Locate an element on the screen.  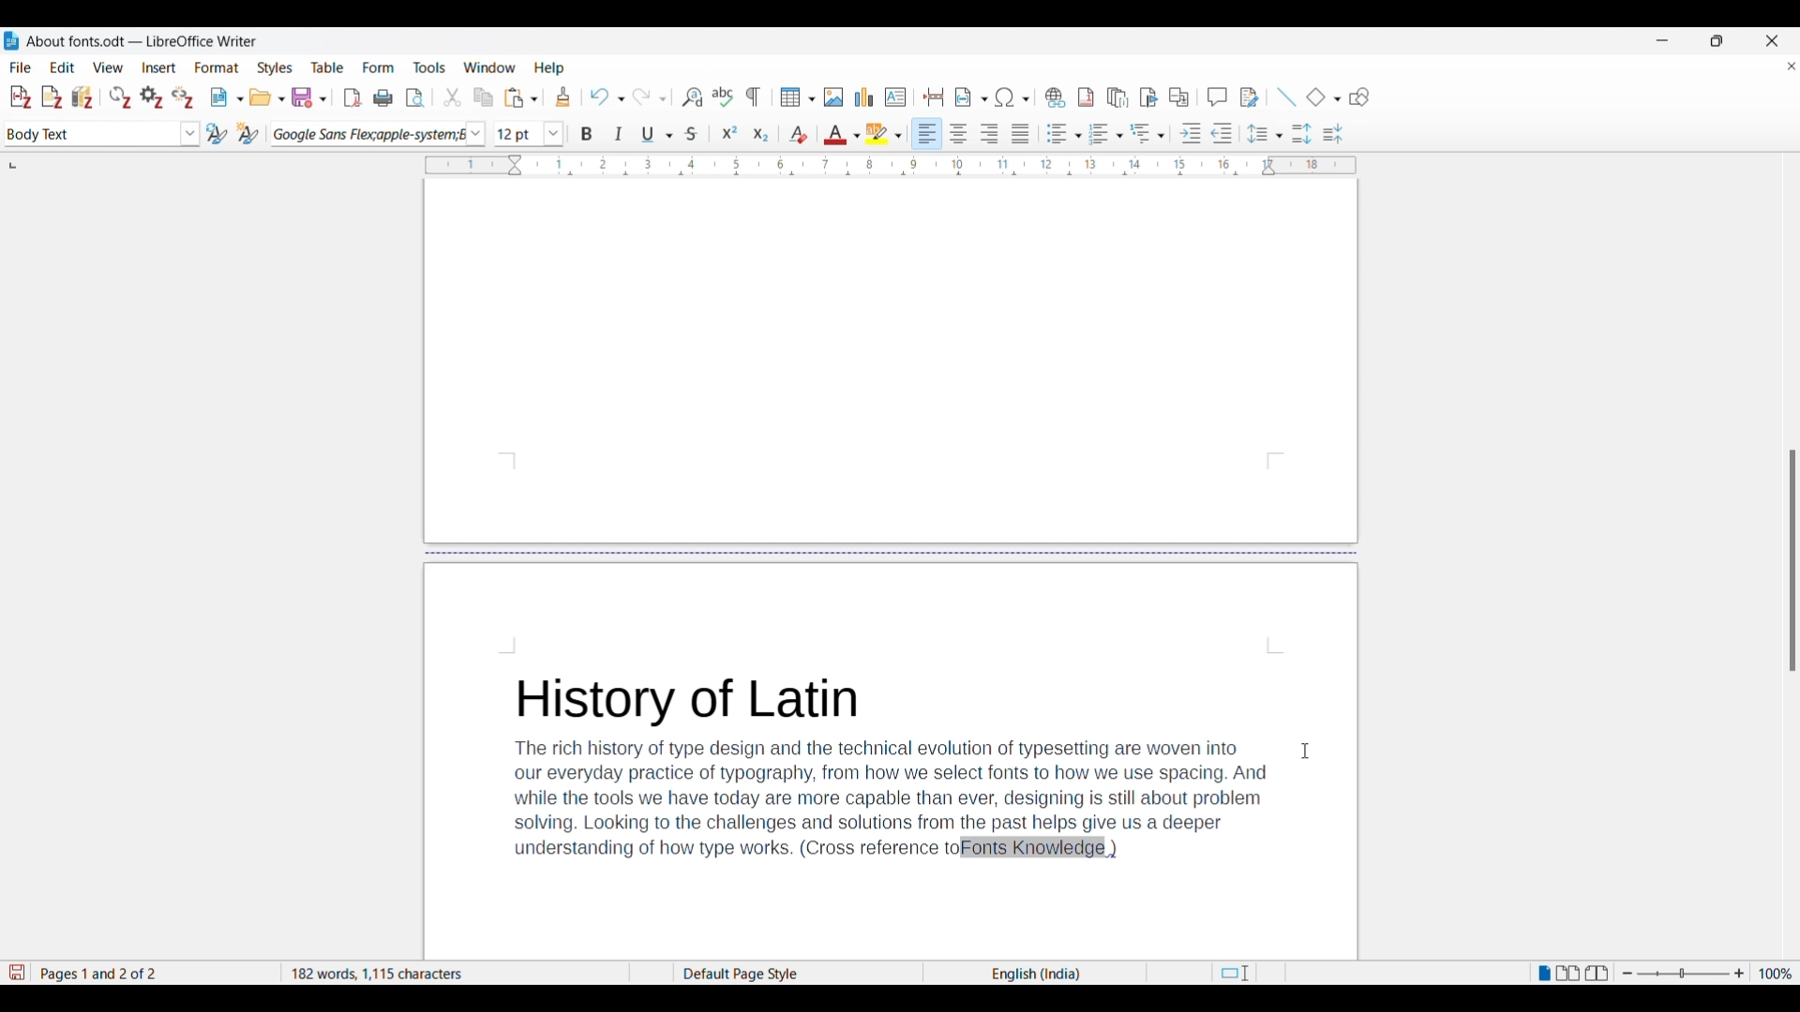
Strike through is located at coordinates (692, 134).